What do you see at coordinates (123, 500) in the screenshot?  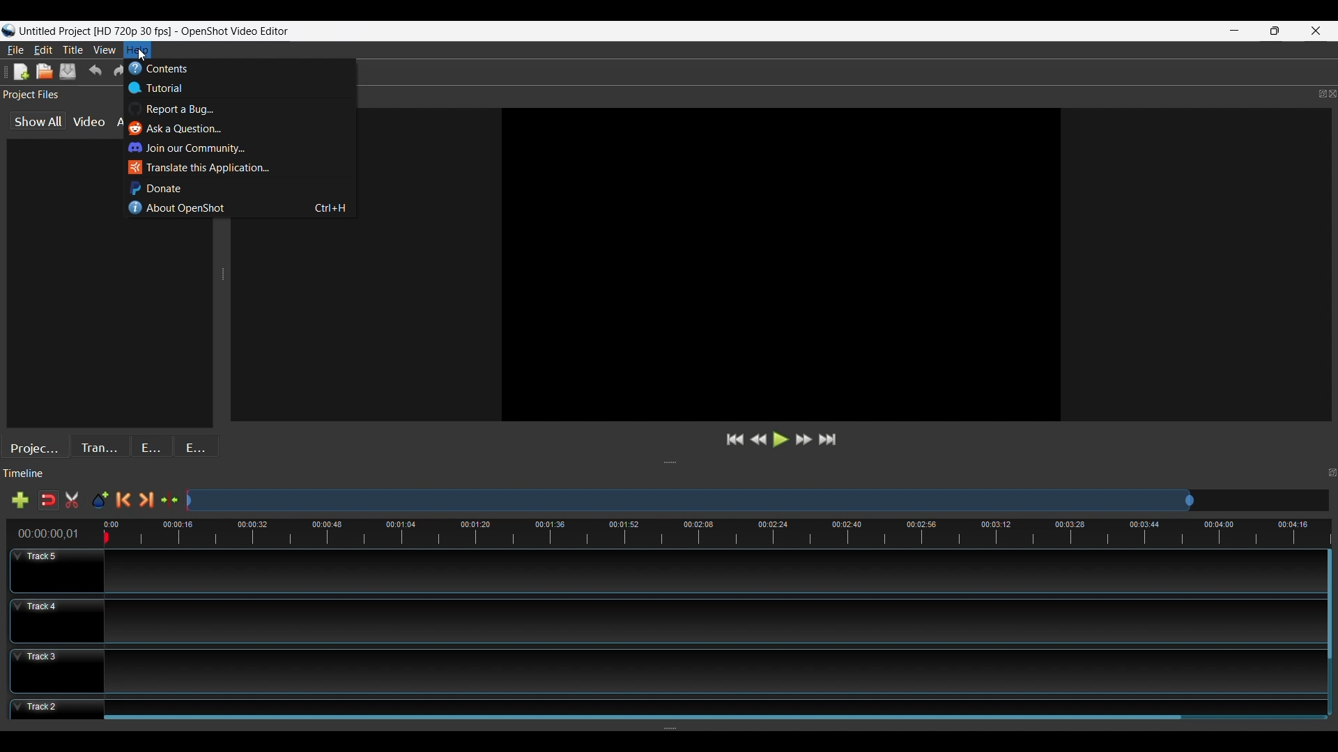 I see `Previous Marker` at bounding box center [123, 500].